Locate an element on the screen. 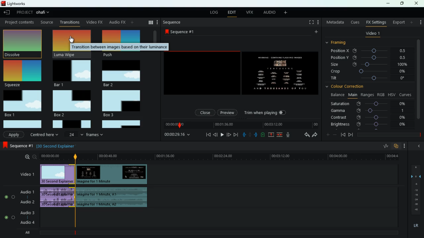 Image resolution: width=424 pixels, height=238 pixels. change is located at coordinates (124, 22).